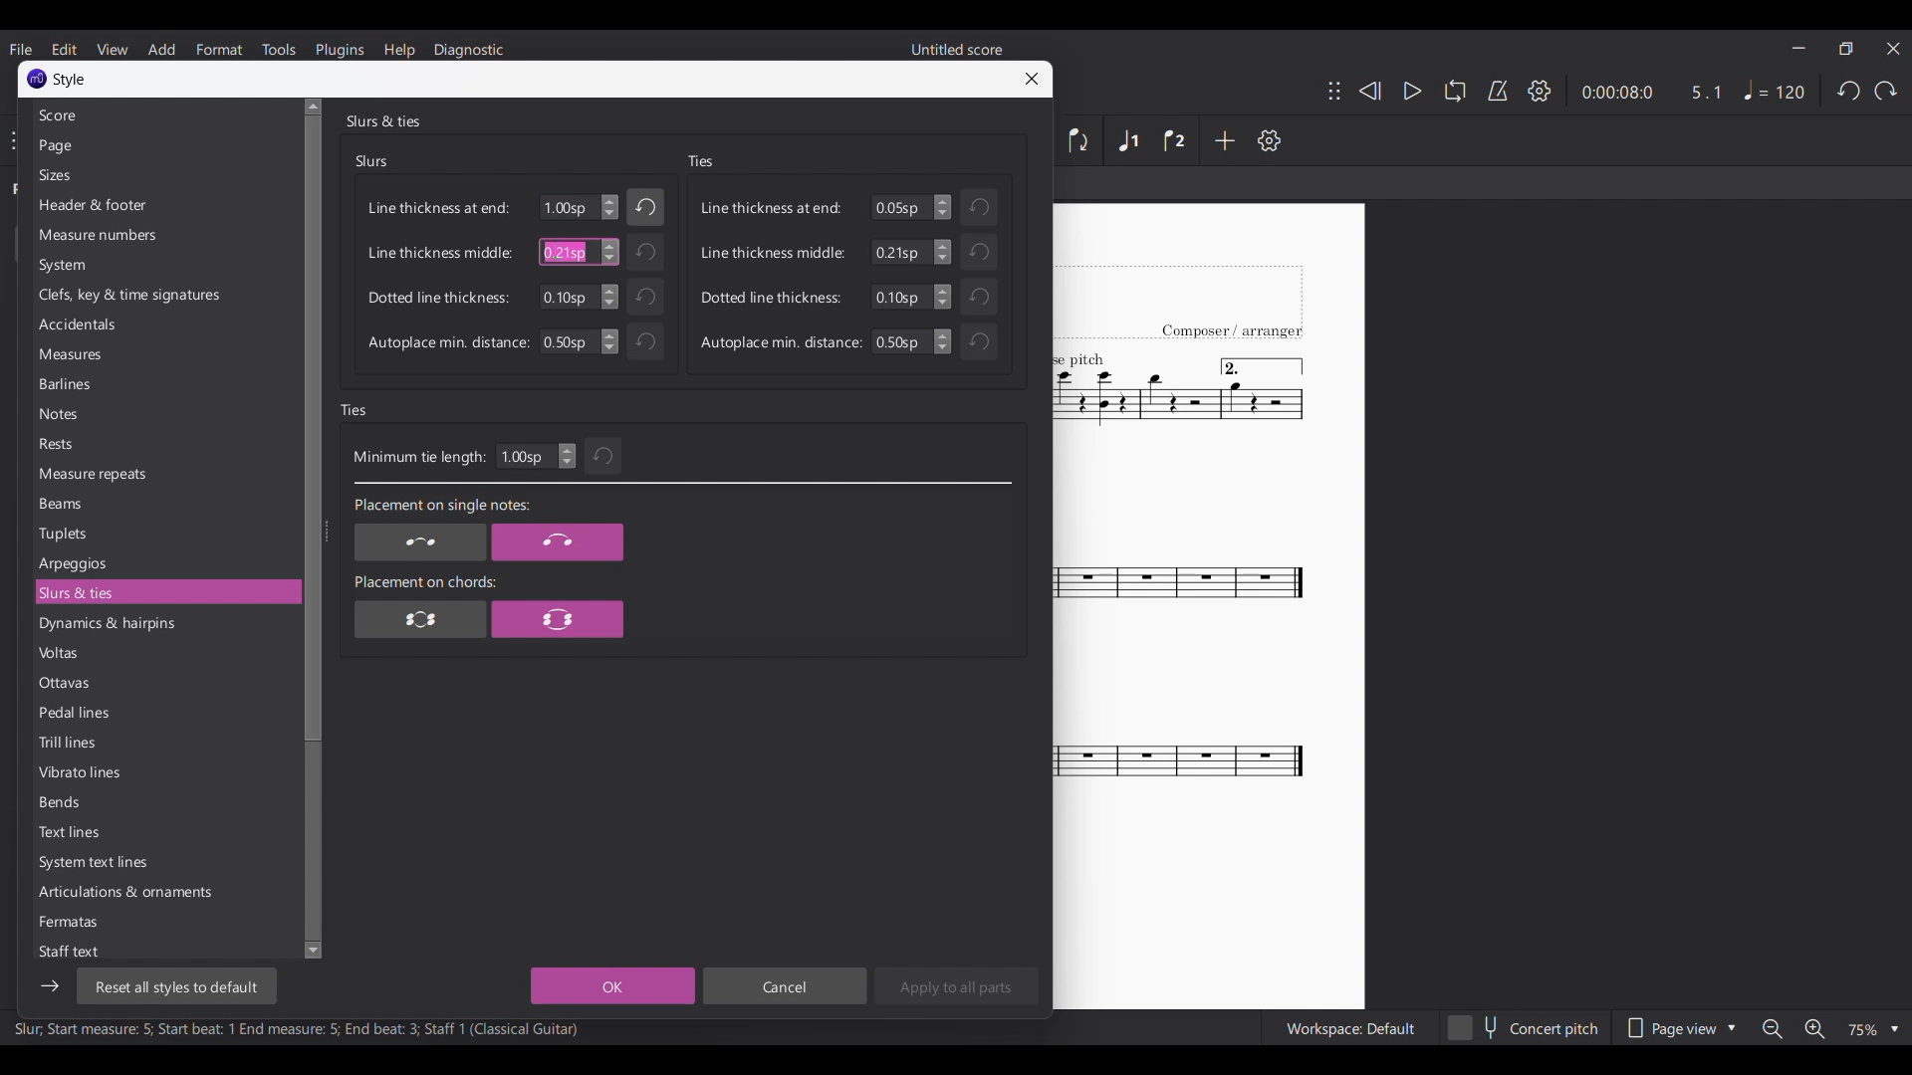  I want to click on Plugins menu, so click(341, 49).